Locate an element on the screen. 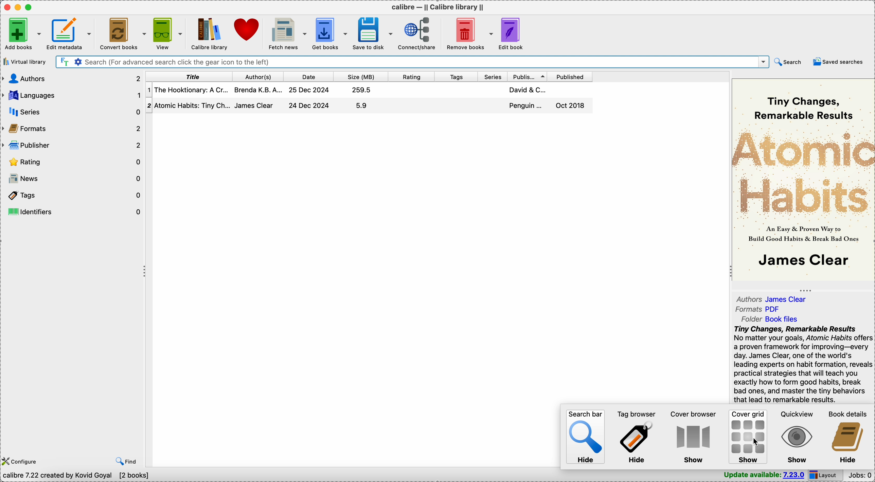  view is located at coordinates (168, 33).